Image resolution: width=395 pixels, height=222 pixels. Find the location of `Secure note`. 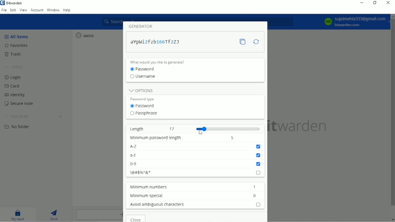

Secure note is located at coordinates (20, 104).